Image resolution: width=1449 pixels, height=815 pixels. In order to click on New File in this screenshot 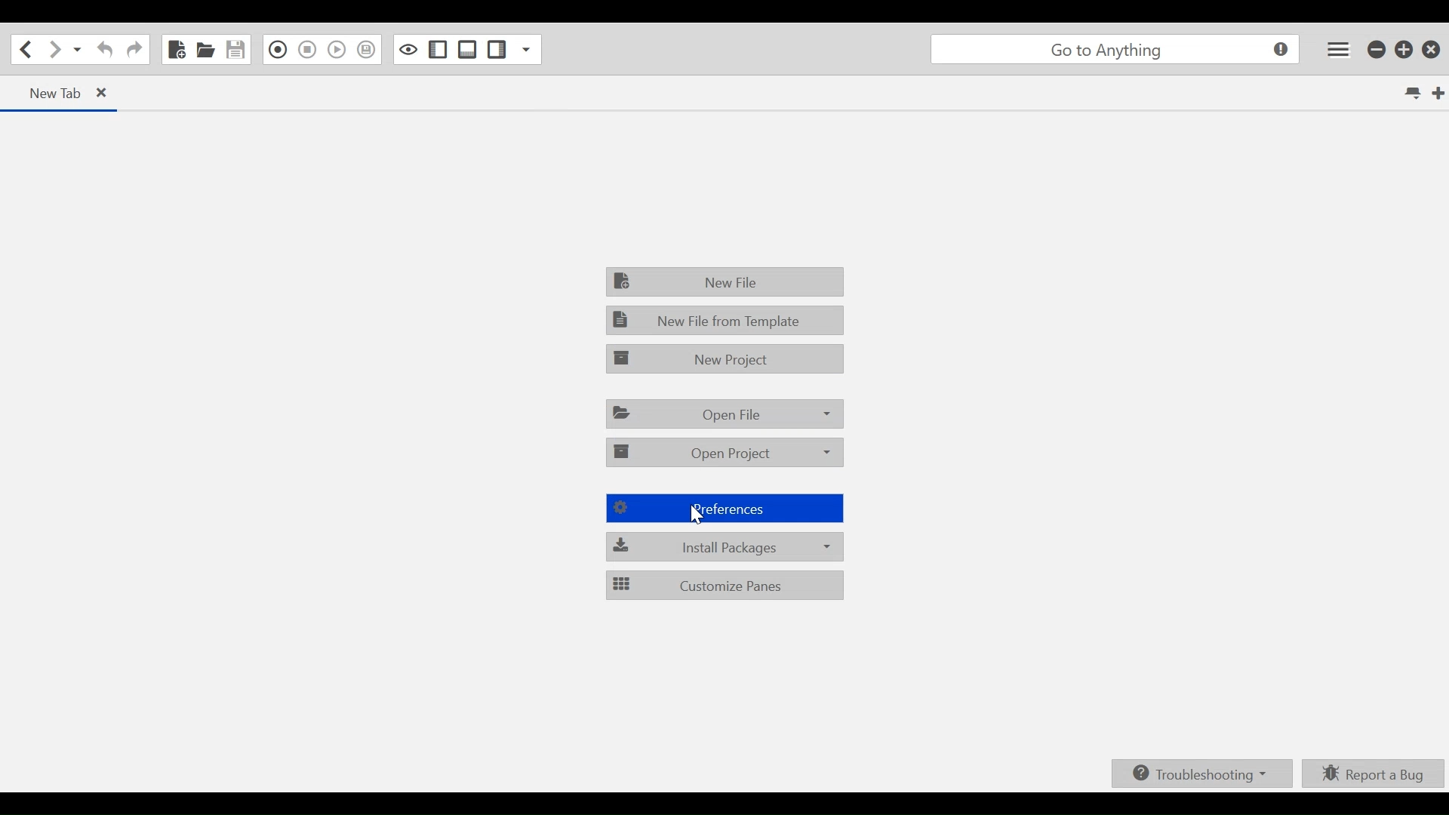, I will do `click(727, 283)`.